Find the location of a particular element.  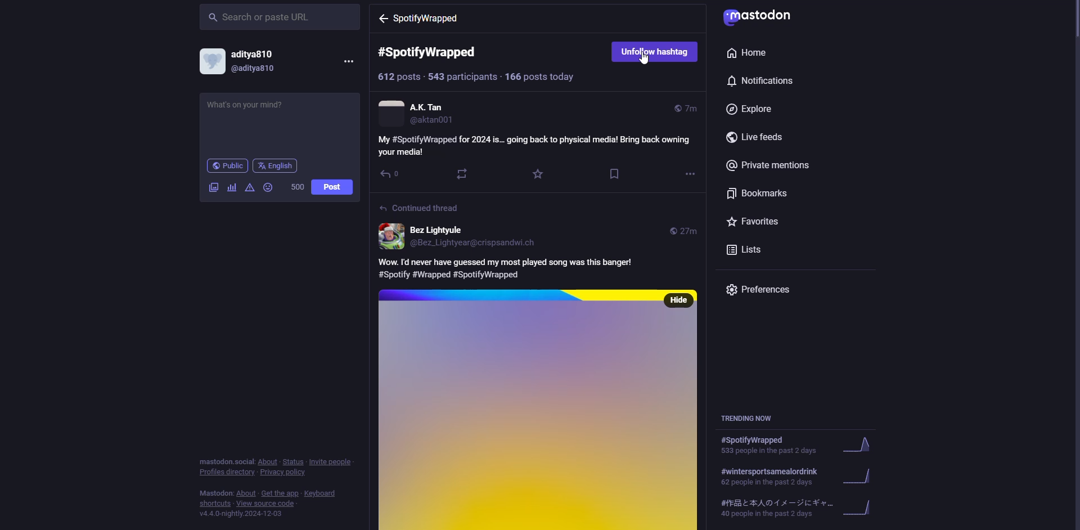

posts is located at coordinates (541, 78).